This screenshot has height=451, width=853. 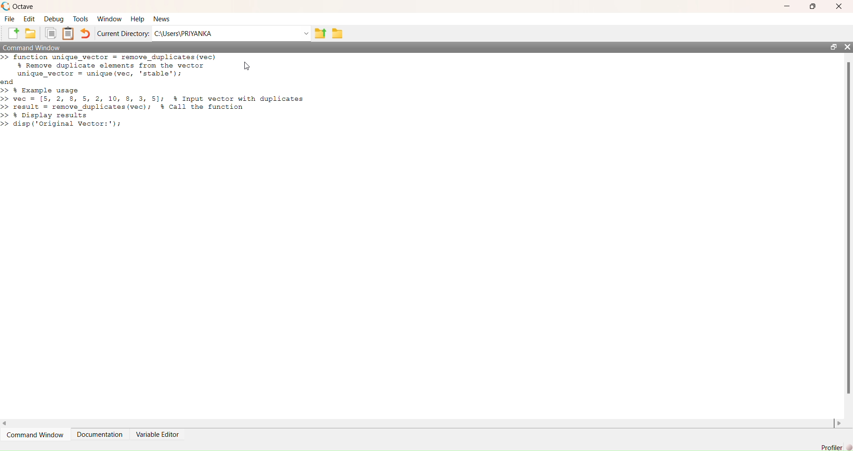 I want to click on folder, so click(x=338, y=33).